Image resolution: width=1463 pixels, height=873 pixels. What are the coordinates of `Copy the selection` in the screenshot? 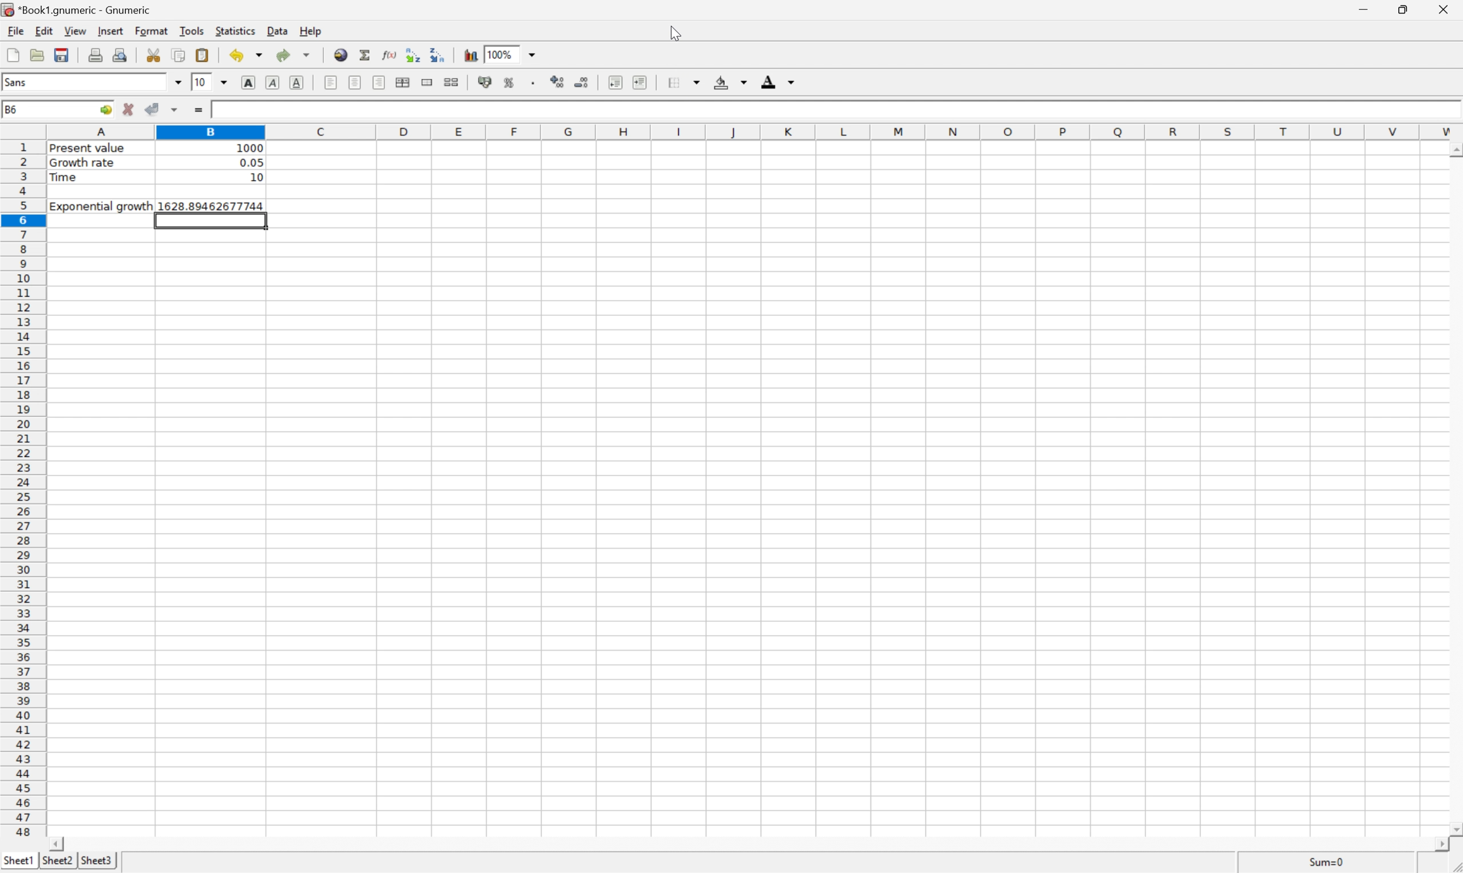 It's located at (178, 54).